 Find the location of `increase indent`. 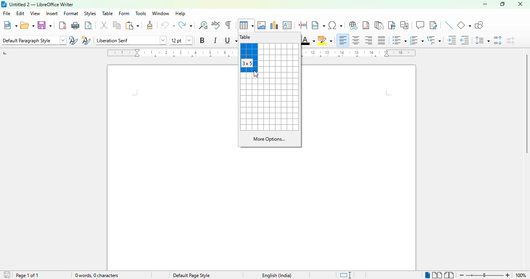

increase indent is located at coordinates (452, 40).